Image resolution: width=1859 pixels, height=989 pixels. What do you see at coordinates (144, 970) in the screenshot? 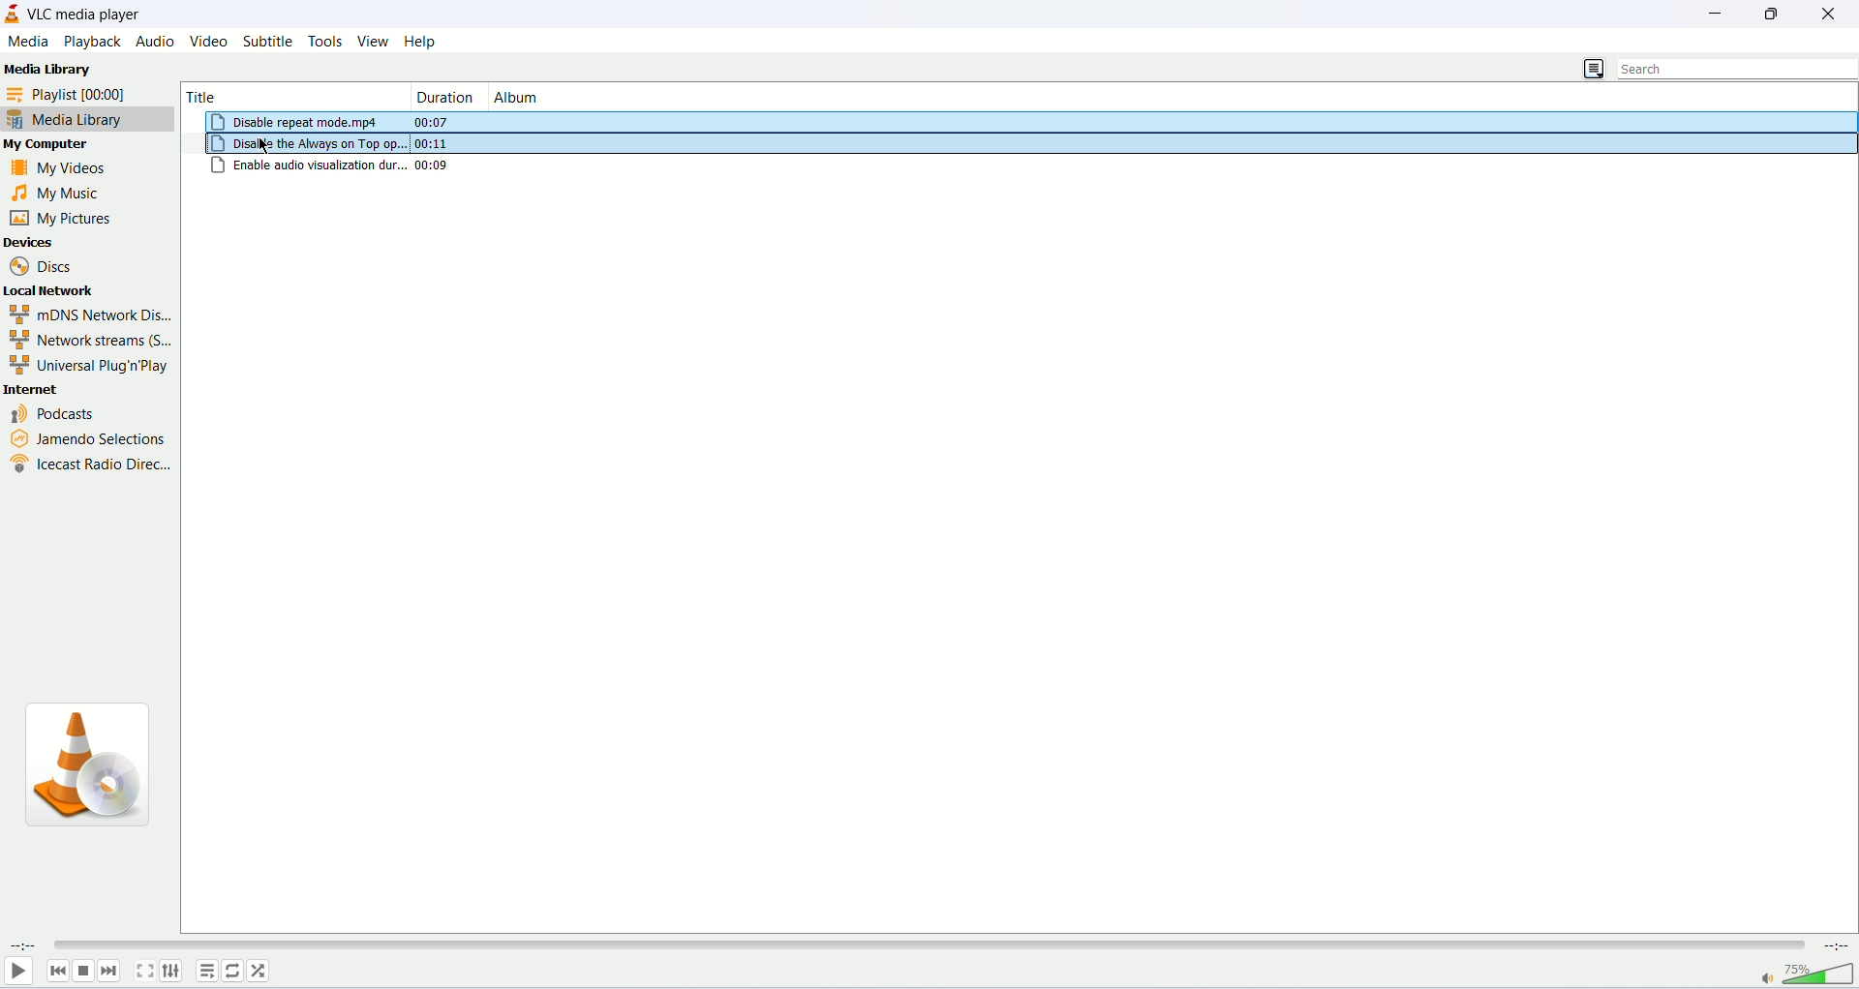
I see `fullscreen` at bounding box center [144, 970].